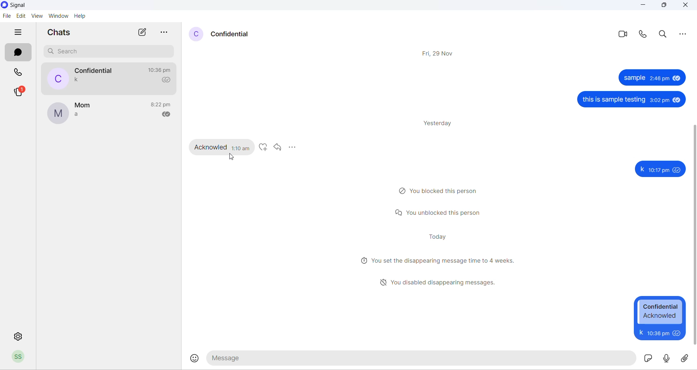  What do you see at coordinates (642, 34) in the screenshot?
I see `voice call` at bounding box center [642, 34].